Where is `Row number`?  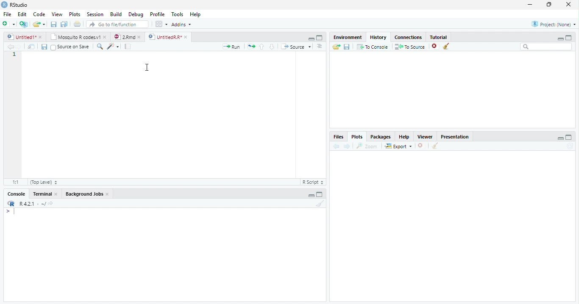 Row number is located at coordinates (14, 114).